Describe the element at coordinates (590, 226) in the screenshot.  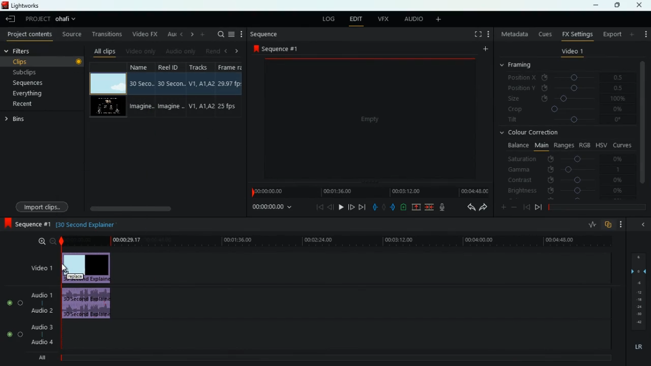
I see `rate` at that location.